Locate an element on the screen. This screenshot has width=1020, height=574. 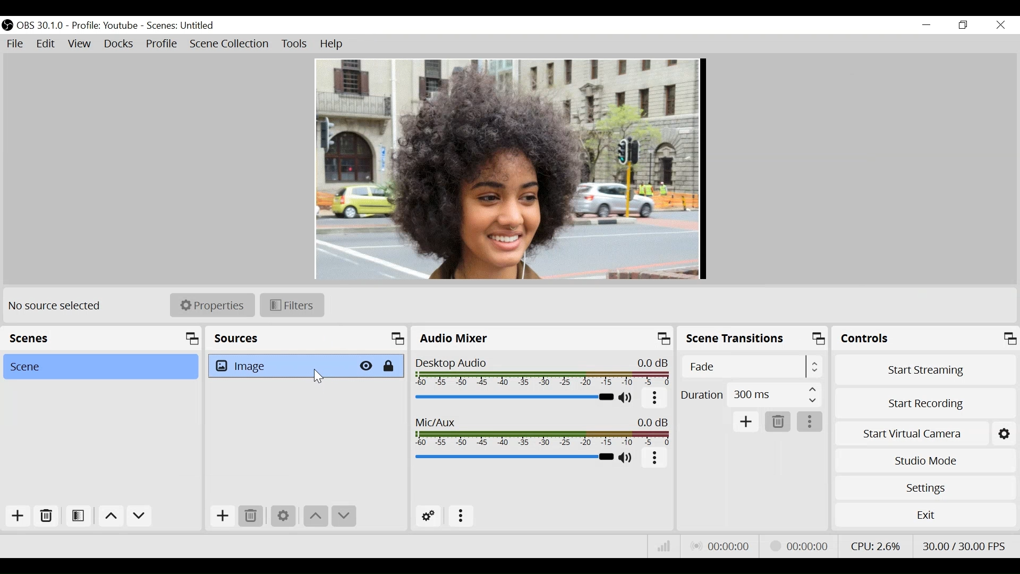
Open Scene Filter is located at coordinates (79, 517).